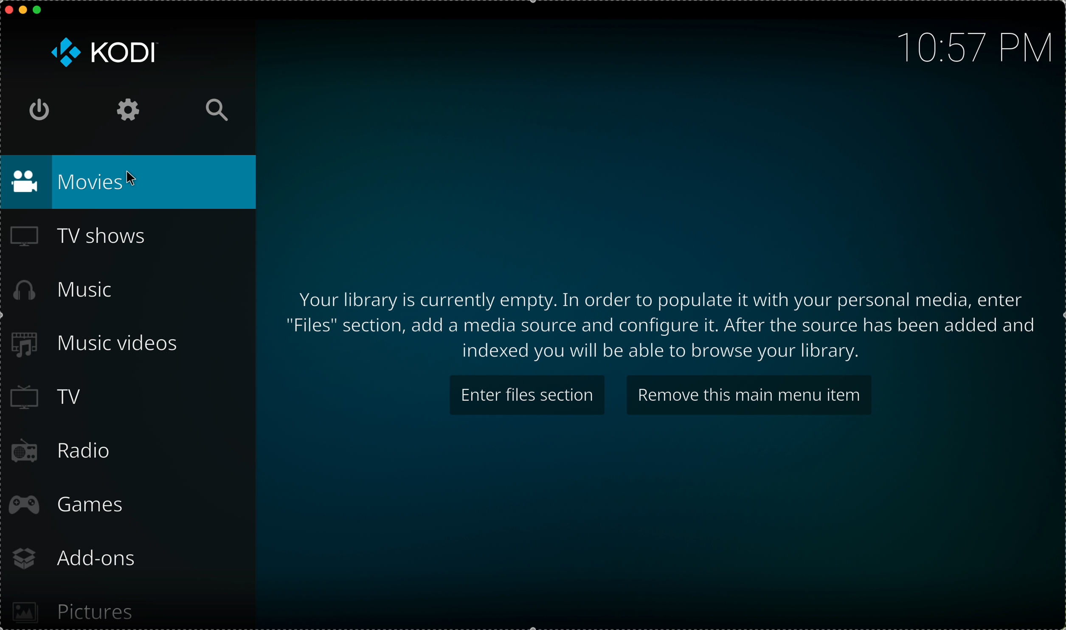  I want to click on shut down, so click(43, 110).